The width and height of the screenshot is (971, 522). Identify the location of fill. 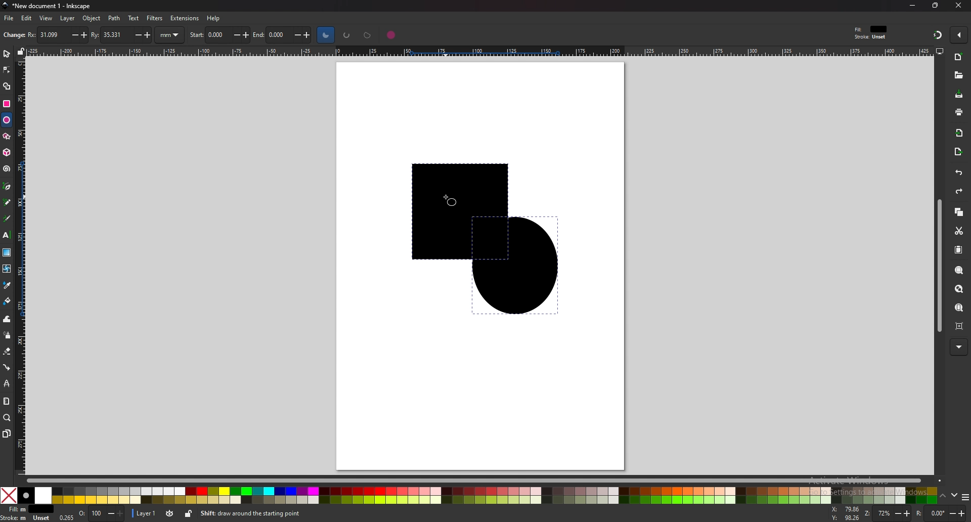
(27, 509).